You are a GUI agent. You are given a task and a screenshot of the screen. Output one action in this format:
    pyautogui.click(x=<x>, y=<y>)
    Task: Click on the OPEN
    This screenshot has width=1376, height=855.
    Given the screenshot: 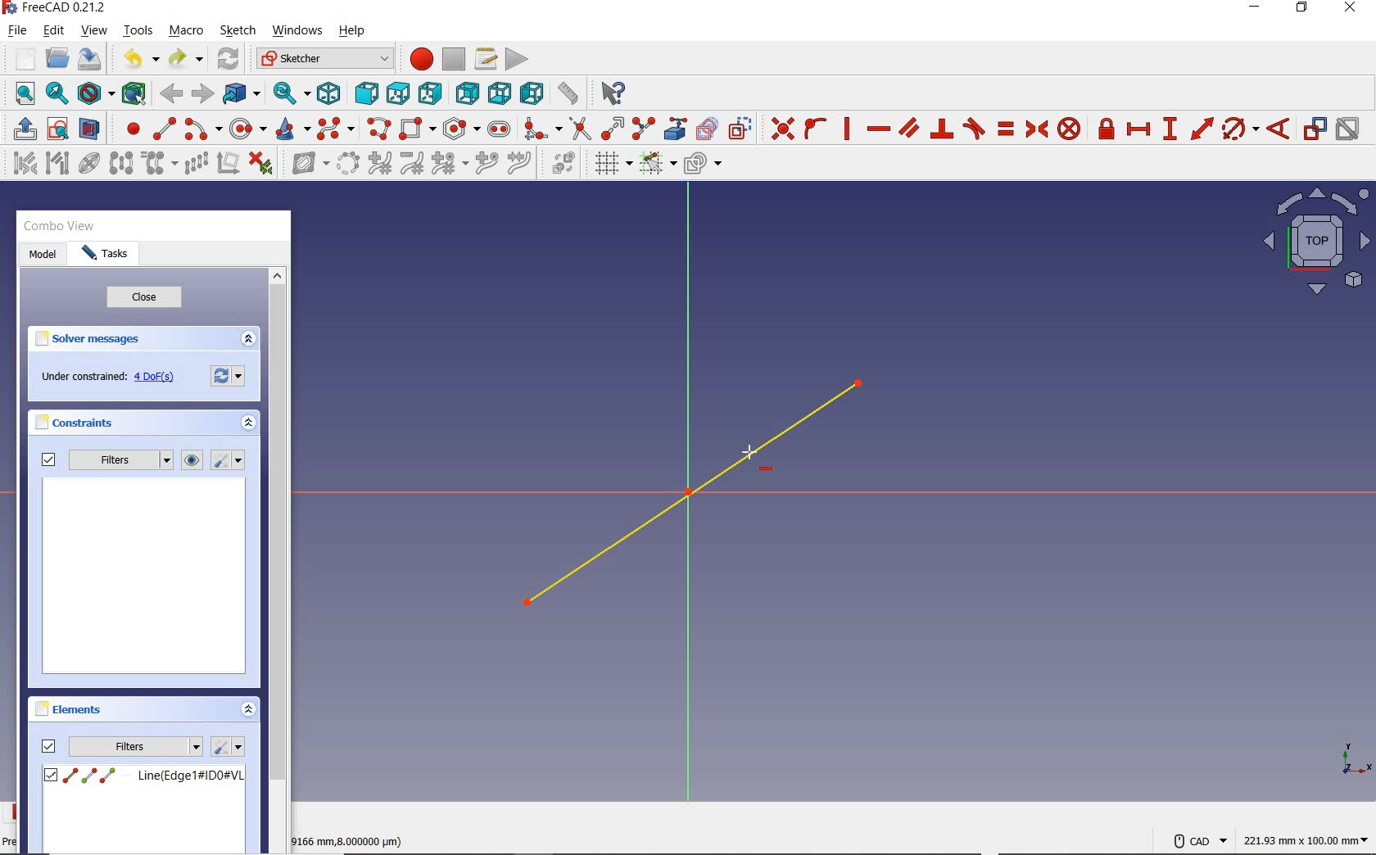 What is the action you would take?
    pyautogui.click(x=57, y=58)
    